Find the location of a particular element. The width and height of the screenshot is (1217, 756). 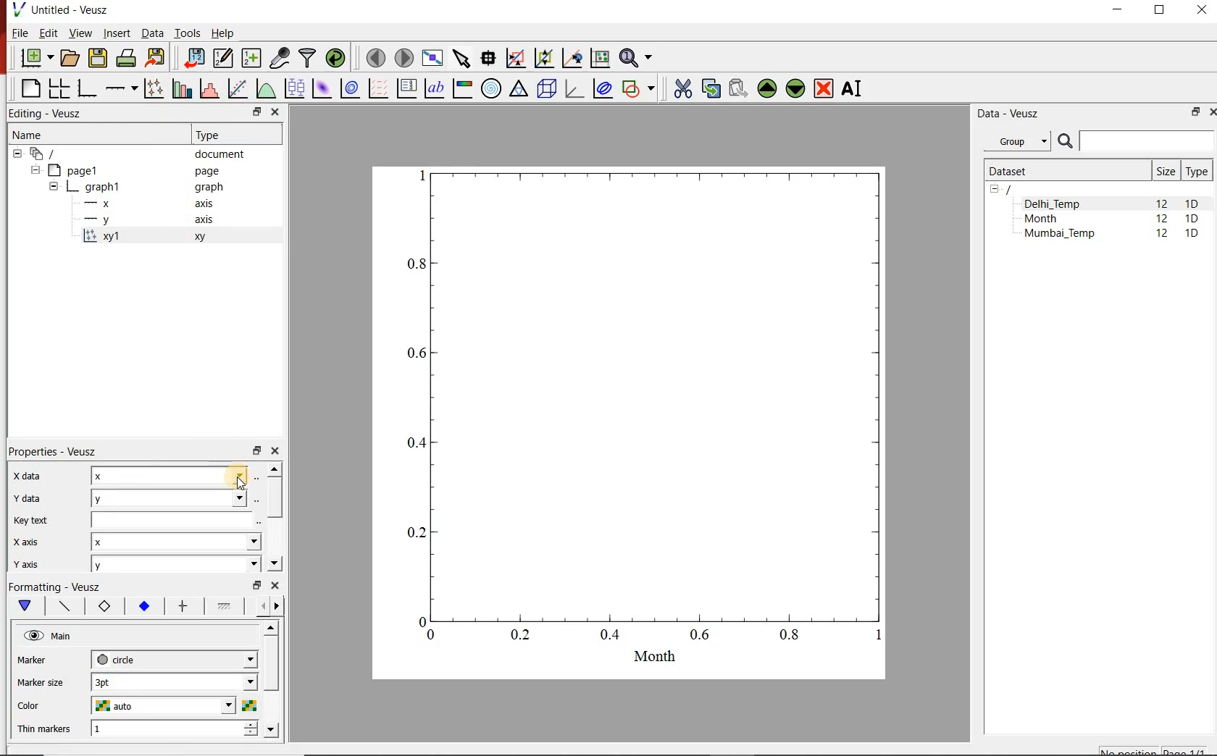

x is located at coordinates (177, 541).